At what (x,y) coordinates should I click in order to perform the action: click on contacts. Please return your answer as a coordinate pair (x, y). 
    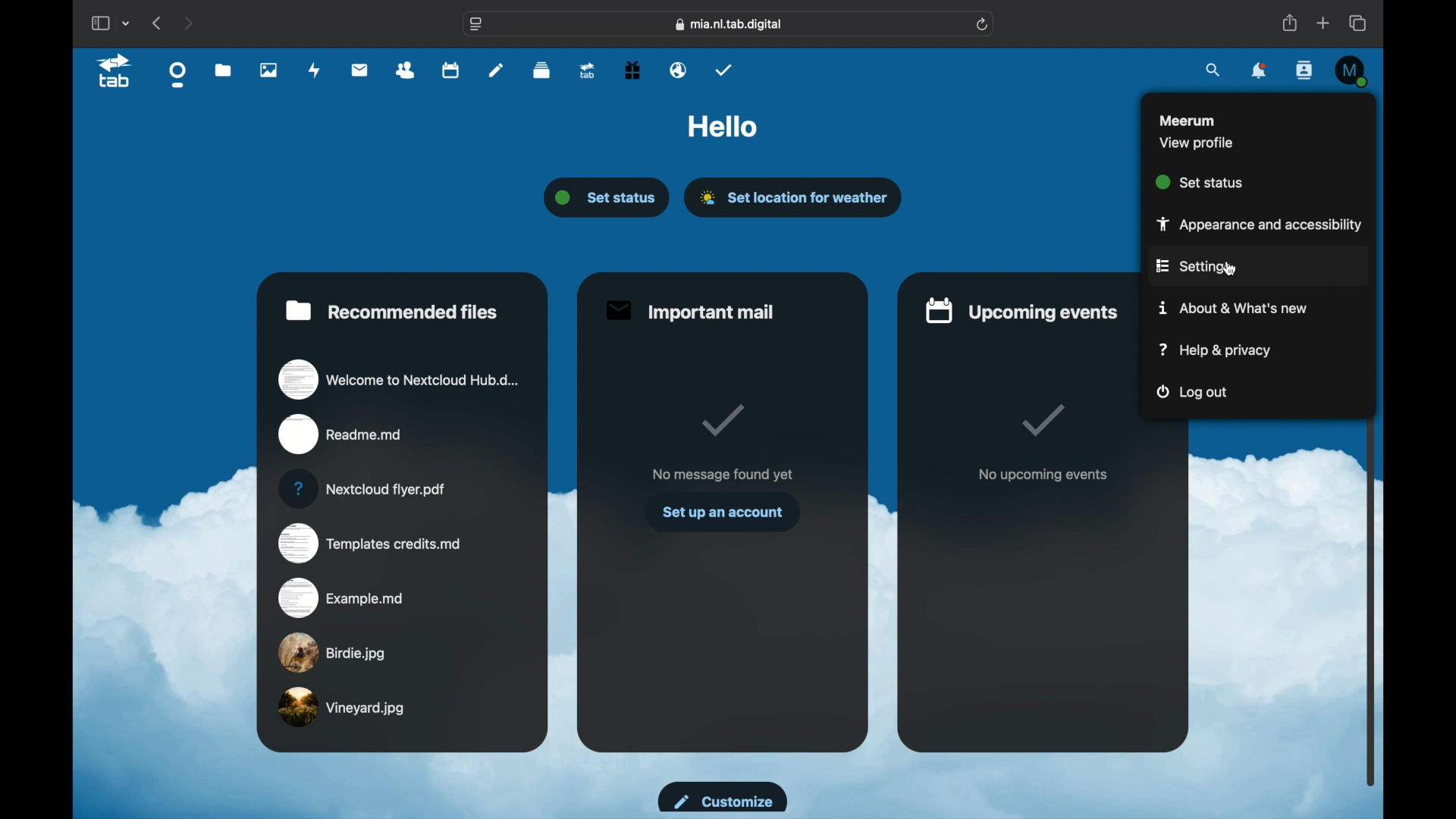
    Looking at the image, I should click on (1306, 71).